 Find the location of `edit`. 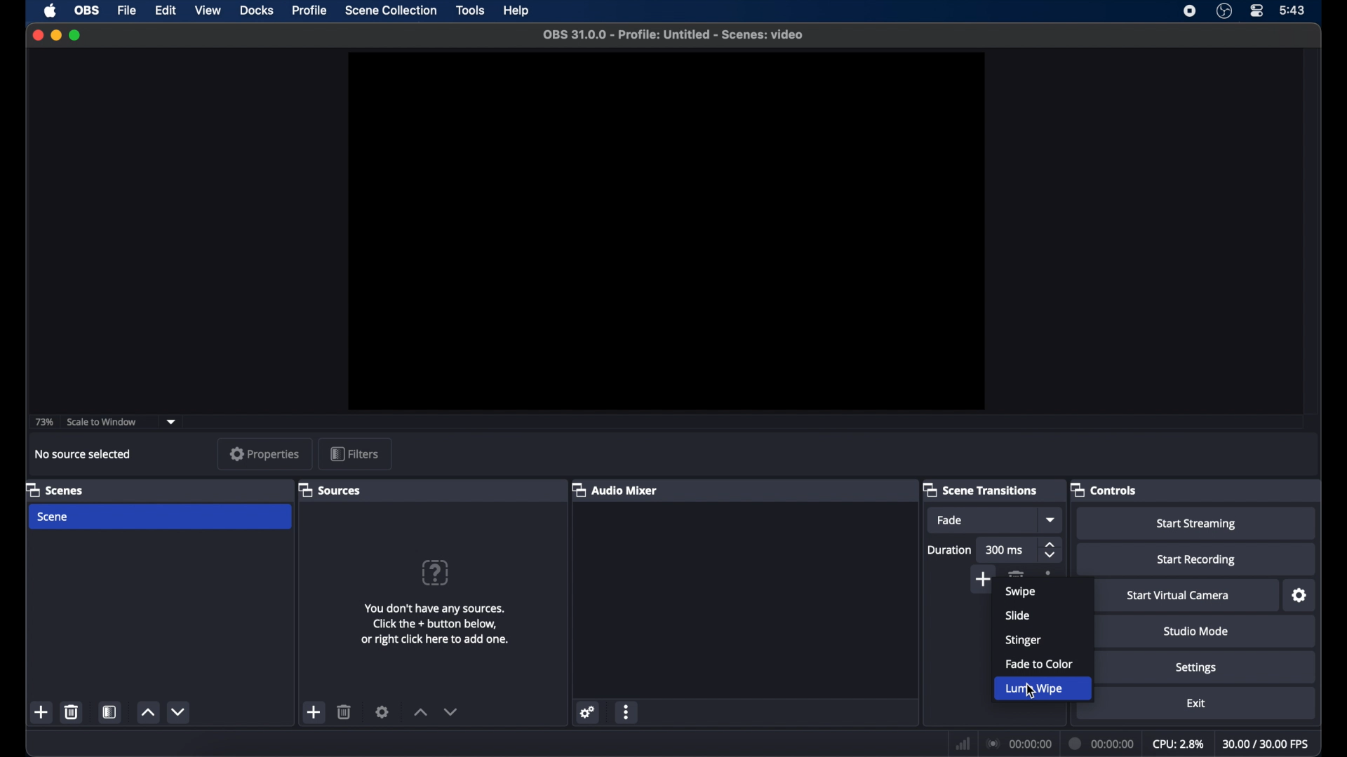

edit is located at coordinates (166, 11).